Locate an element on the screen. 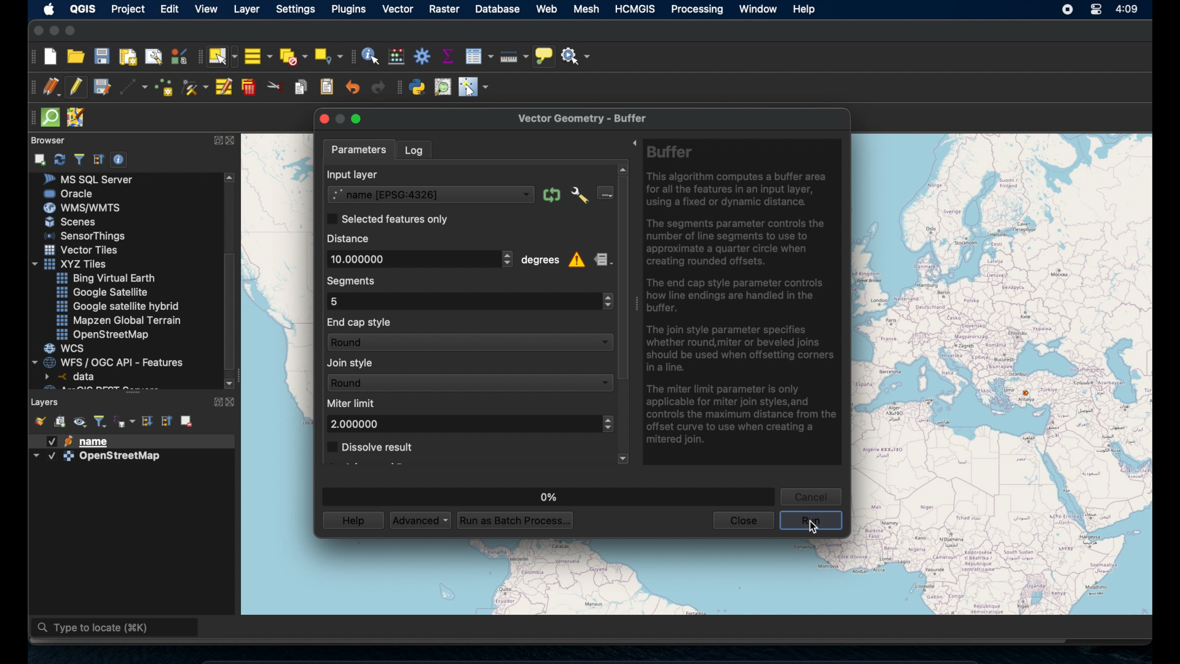 The width and height of the screenshot is (1180, 664). refresh is located at coordinates (60, 158).